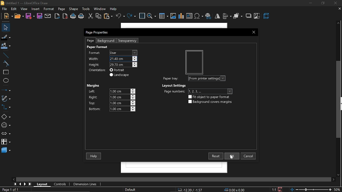  Describe the element at coordinates (30, 184) in the screenshot. I see `go to last page` at that location.